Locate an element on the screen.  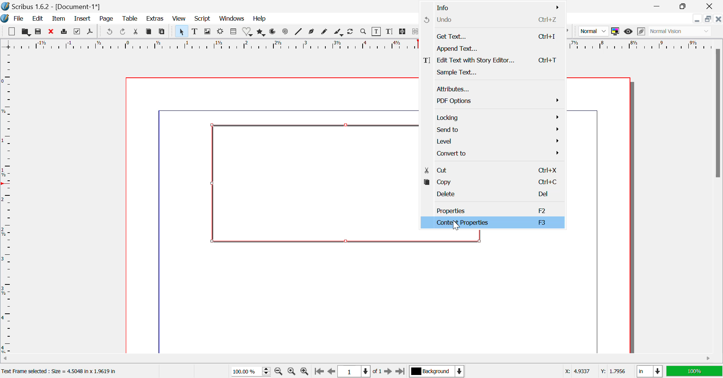
Page is located at coordinates (108, 20).